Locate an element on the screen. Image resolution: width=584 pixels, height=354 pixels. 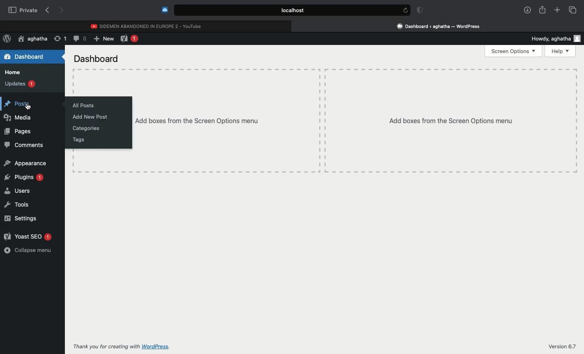
All posts is located at coordinates (84, 104).